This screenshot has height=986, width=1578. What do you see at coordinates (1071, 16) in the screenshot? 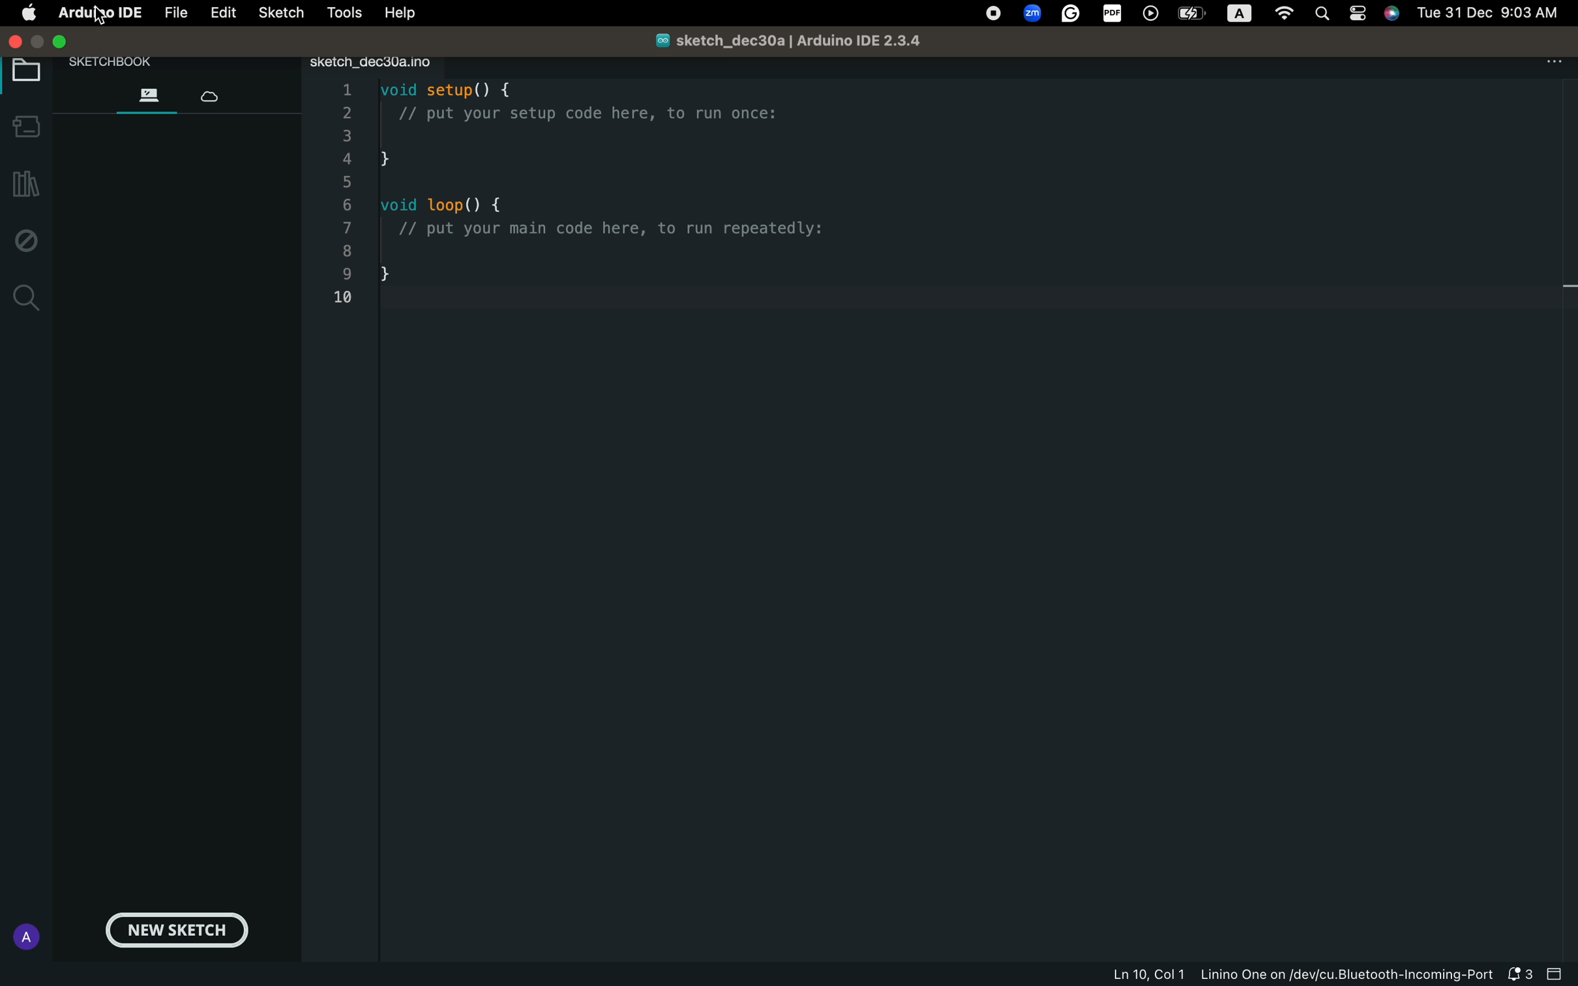
I see `Grammarely` at bounding box center [1071, 16].